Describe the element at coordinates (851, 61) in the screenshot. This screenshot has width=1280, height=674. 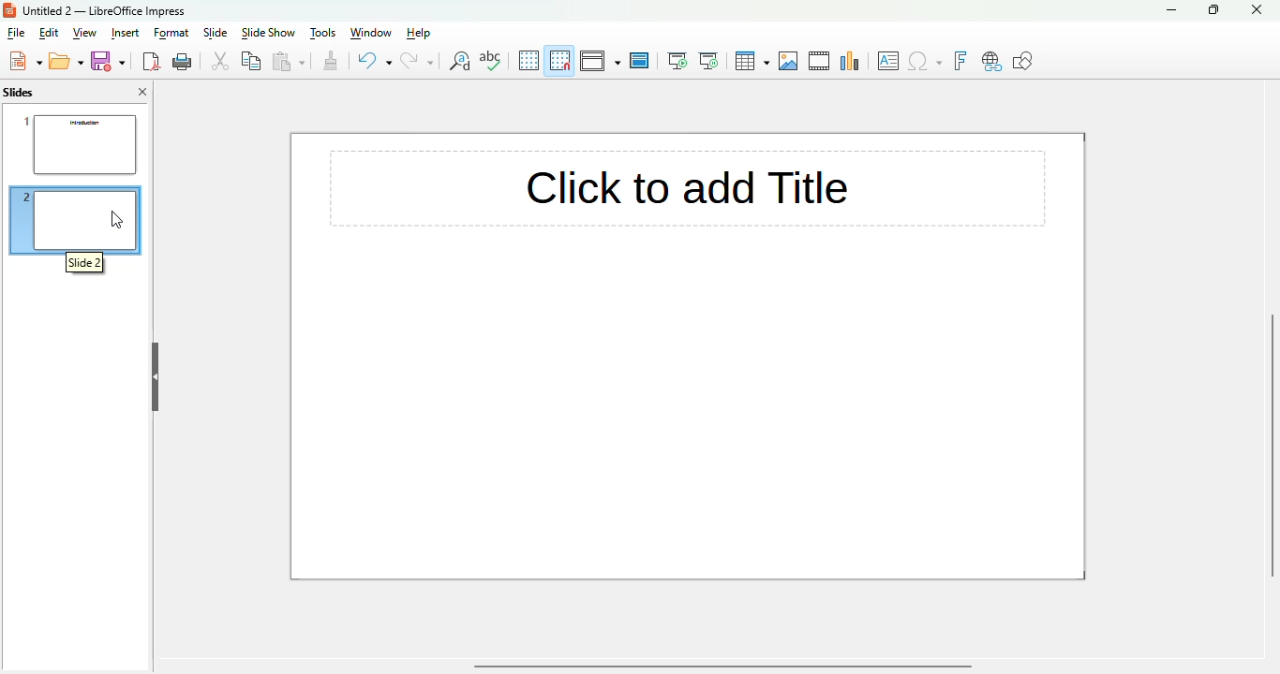
I see `insert chart` at that location.